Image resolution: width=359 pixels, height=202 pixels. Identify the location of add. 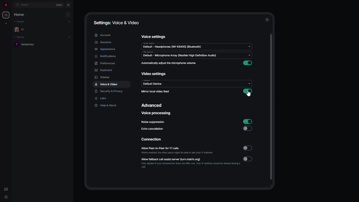
(70, 22).